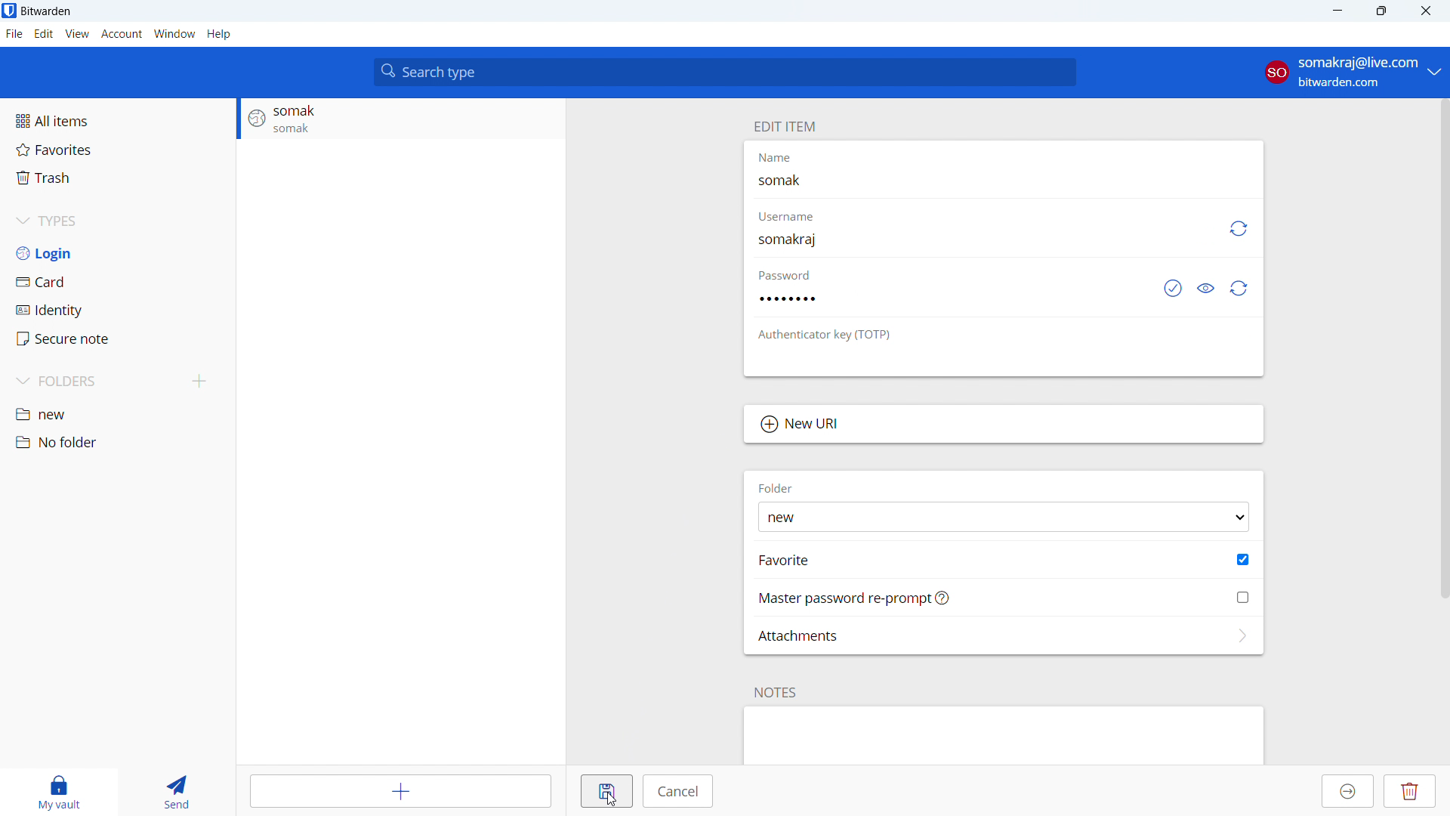  Describe the element at coordinates (615, 802) in the screenshot. I see `CURSOR` at that location.